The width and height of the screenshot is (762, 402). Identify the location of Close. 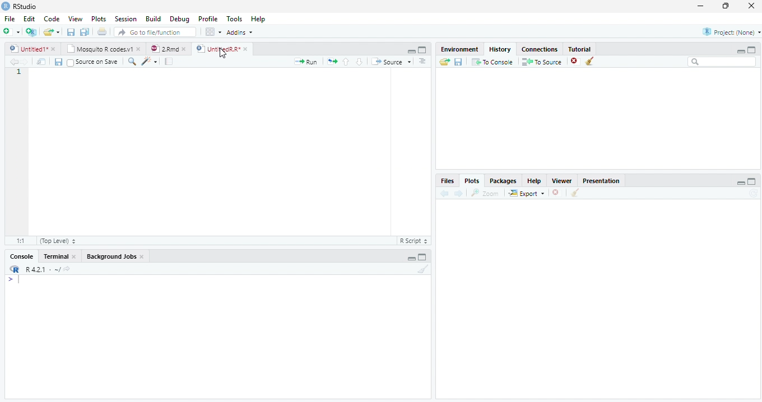
(751, 6).